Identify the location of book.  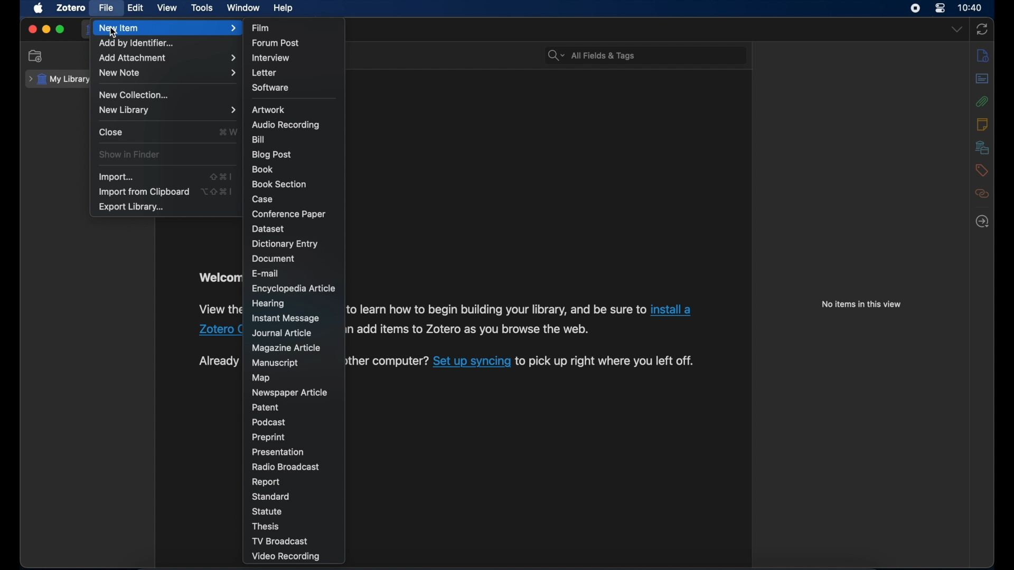
(263, 169).